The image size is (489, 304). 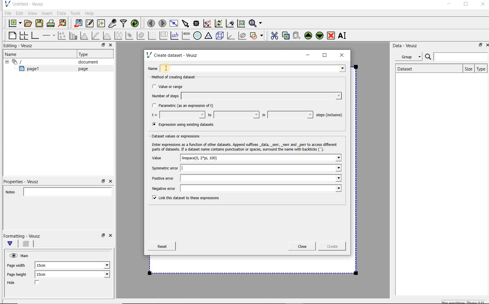 What do you see at coordinates (449, 5) in the screenshot?
I see `minimize` at bounding box center [449, 5].